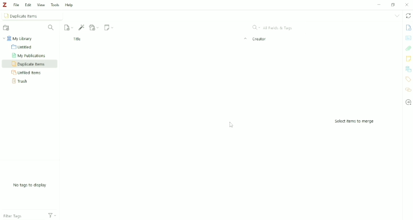 This screenshot has width=413, height=220. Describe the element at coordinates (407, 5) in the screenshot. I see `Close` at that location.